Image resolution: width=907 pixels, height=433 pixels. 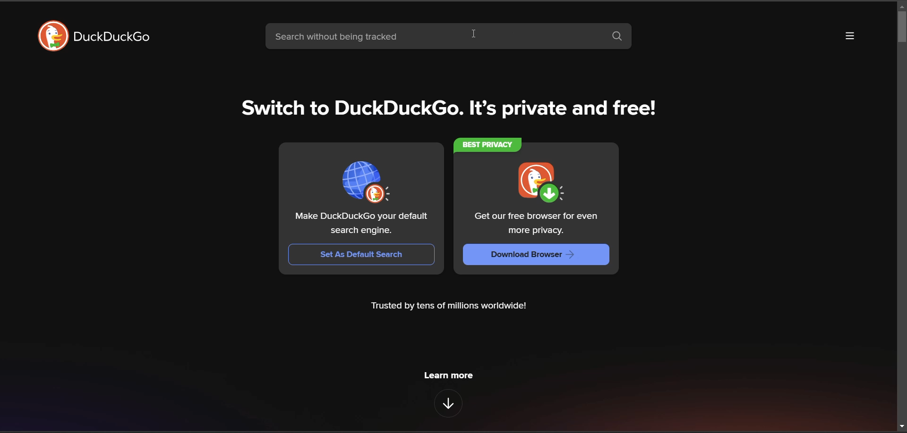 What do you see at coordinates (473, 35) in the screenshot?
I see `cursor` at bounding box center [473, 35].